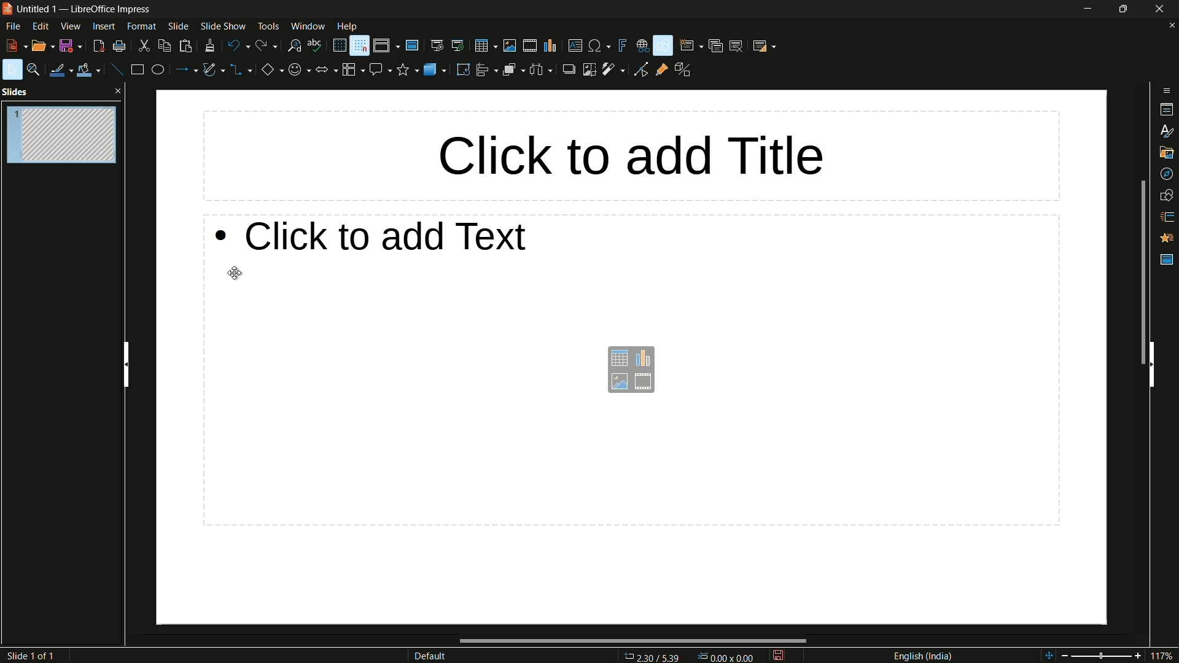 This screenshot has width=1179, height=663. What do you see at coordinates (14, 26) in the screenshot?
I see `file menu` at bounding box center [14, 26].